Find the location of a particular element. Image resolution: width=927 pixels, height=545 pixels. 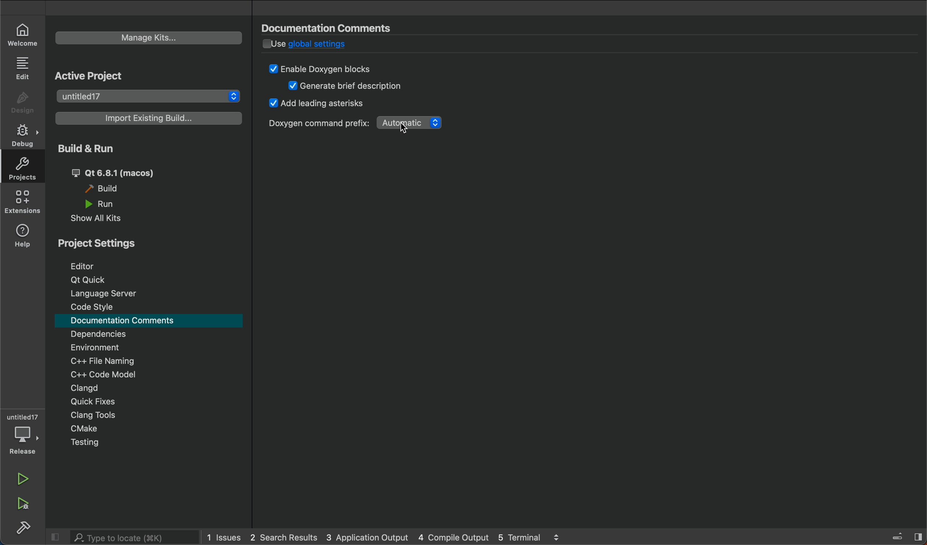

extensions is located at coordinates (24, 203).